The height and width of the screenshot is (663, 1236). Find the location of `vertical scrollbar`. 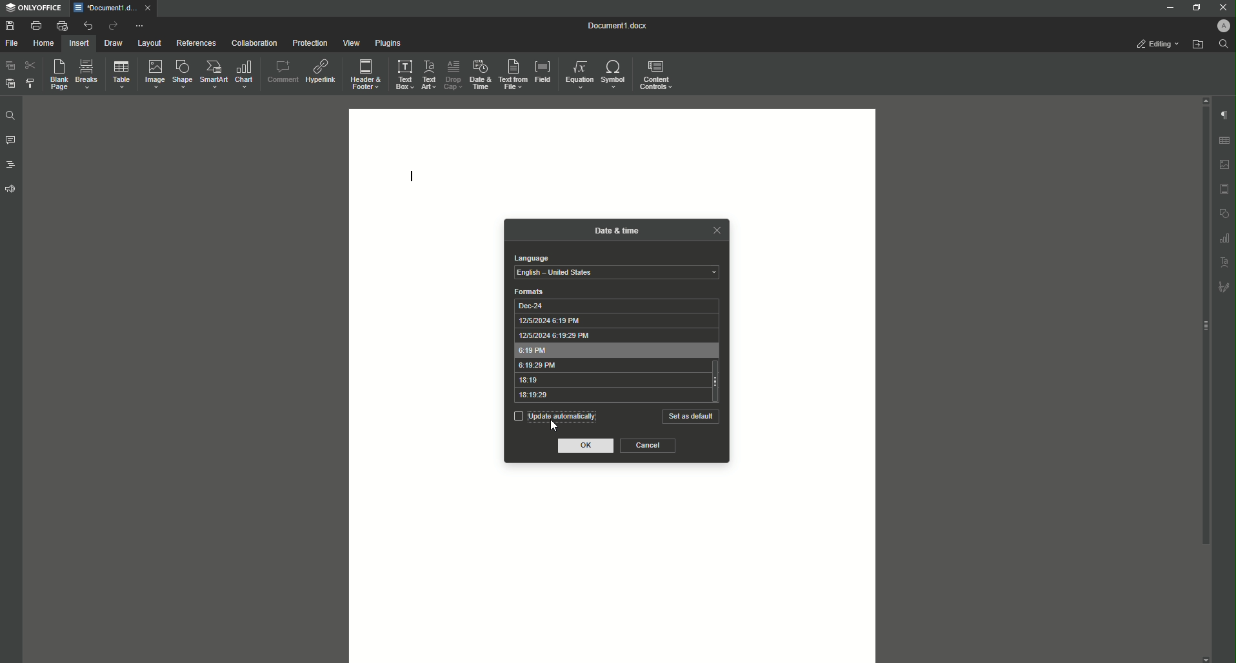

vertical scrollbar is located at coordinates (717, 381).